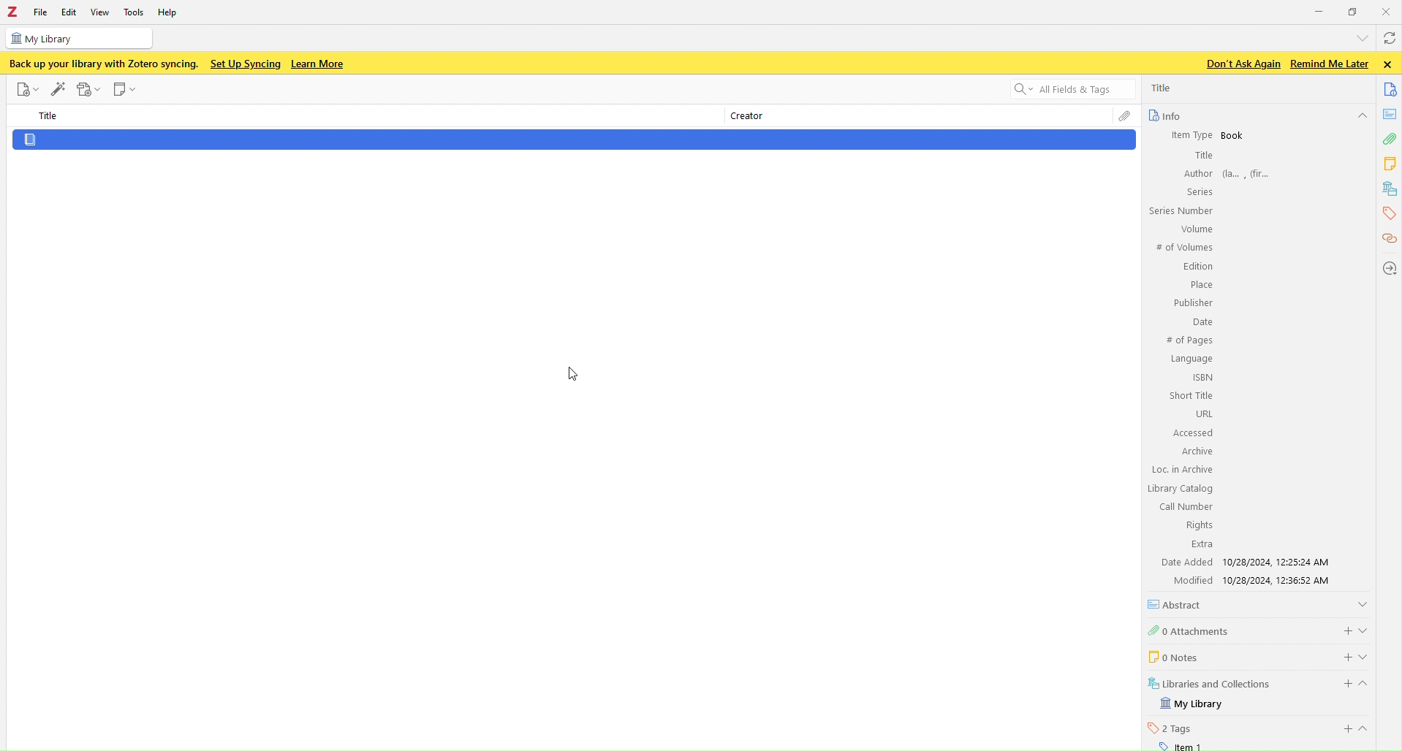 This screenshot has height=751, width=1402. I want to click on add, so click(1339, 655).